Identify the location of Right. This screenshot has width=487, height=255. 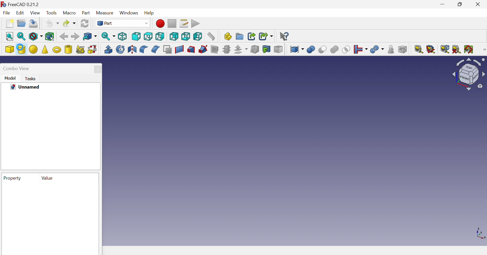
(161, 36).